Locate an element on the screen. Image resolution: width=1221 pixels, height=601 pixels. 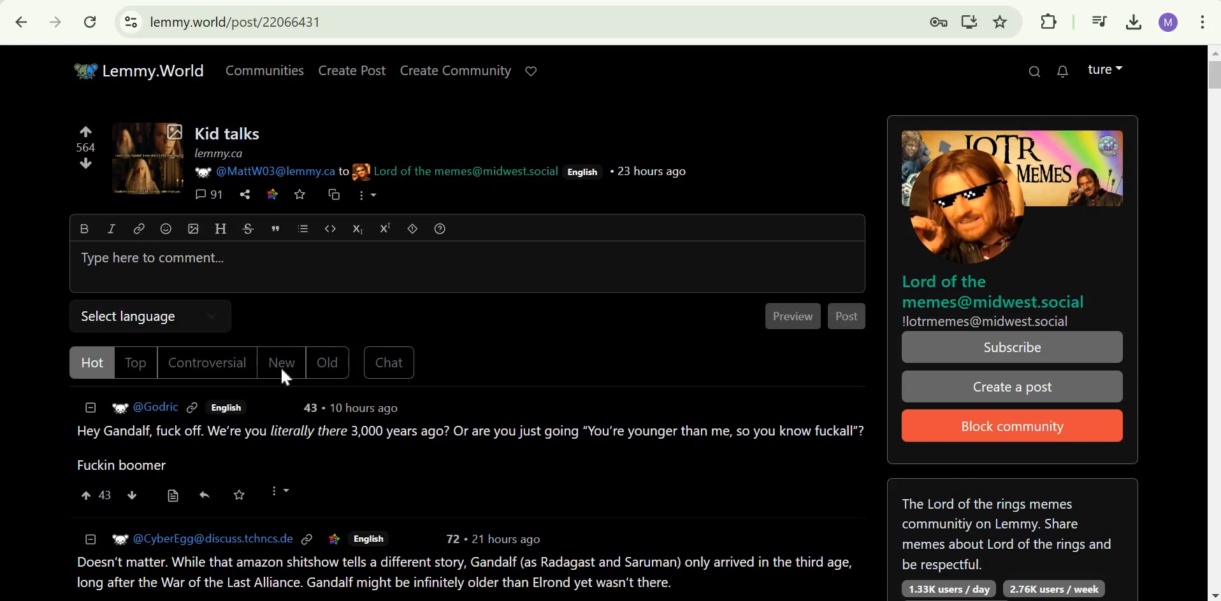
New is located at coordinates (280, 361).